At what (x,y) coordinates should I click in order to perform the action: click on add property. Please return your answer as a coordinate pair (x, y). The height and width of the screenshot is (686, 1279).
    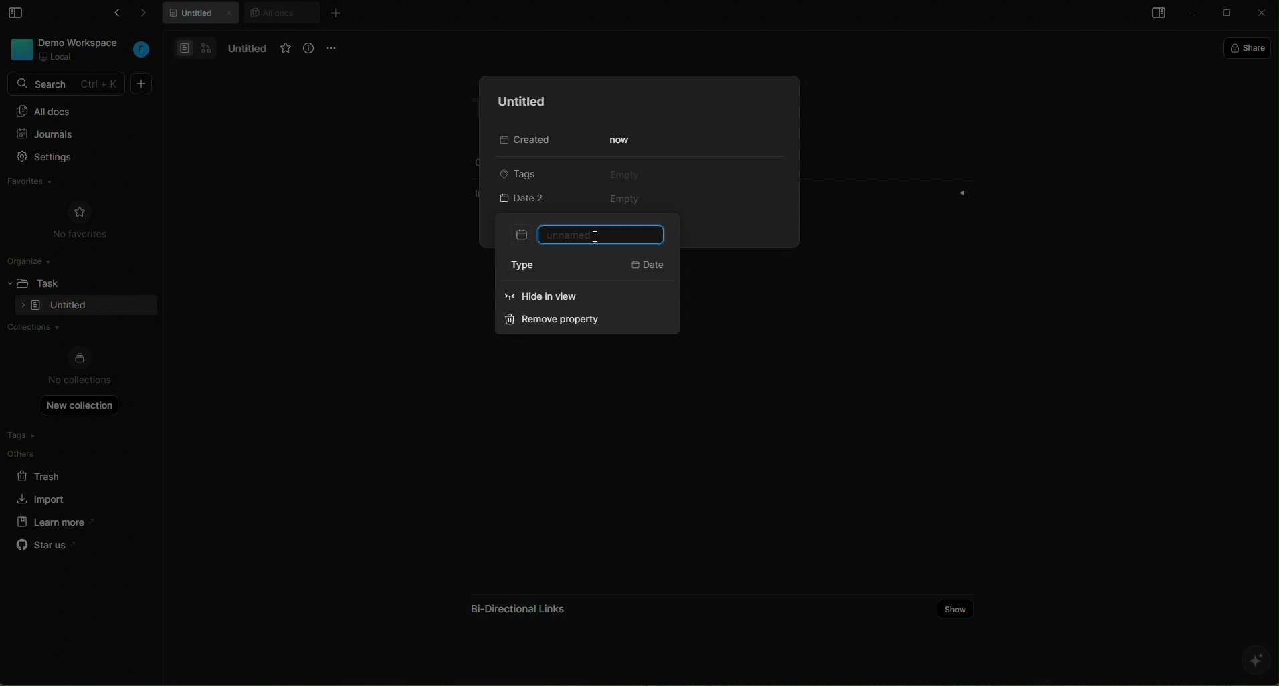
    Looking at the image, I should click on (538, 199).